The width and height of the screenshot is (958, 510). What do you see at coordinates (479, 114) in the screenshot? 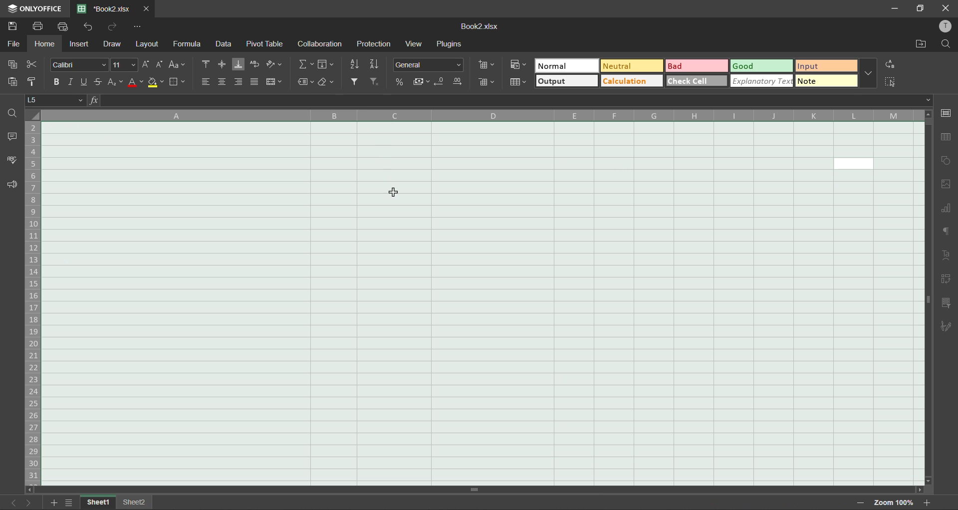
I see `column names` at bounding box center [479, 114].